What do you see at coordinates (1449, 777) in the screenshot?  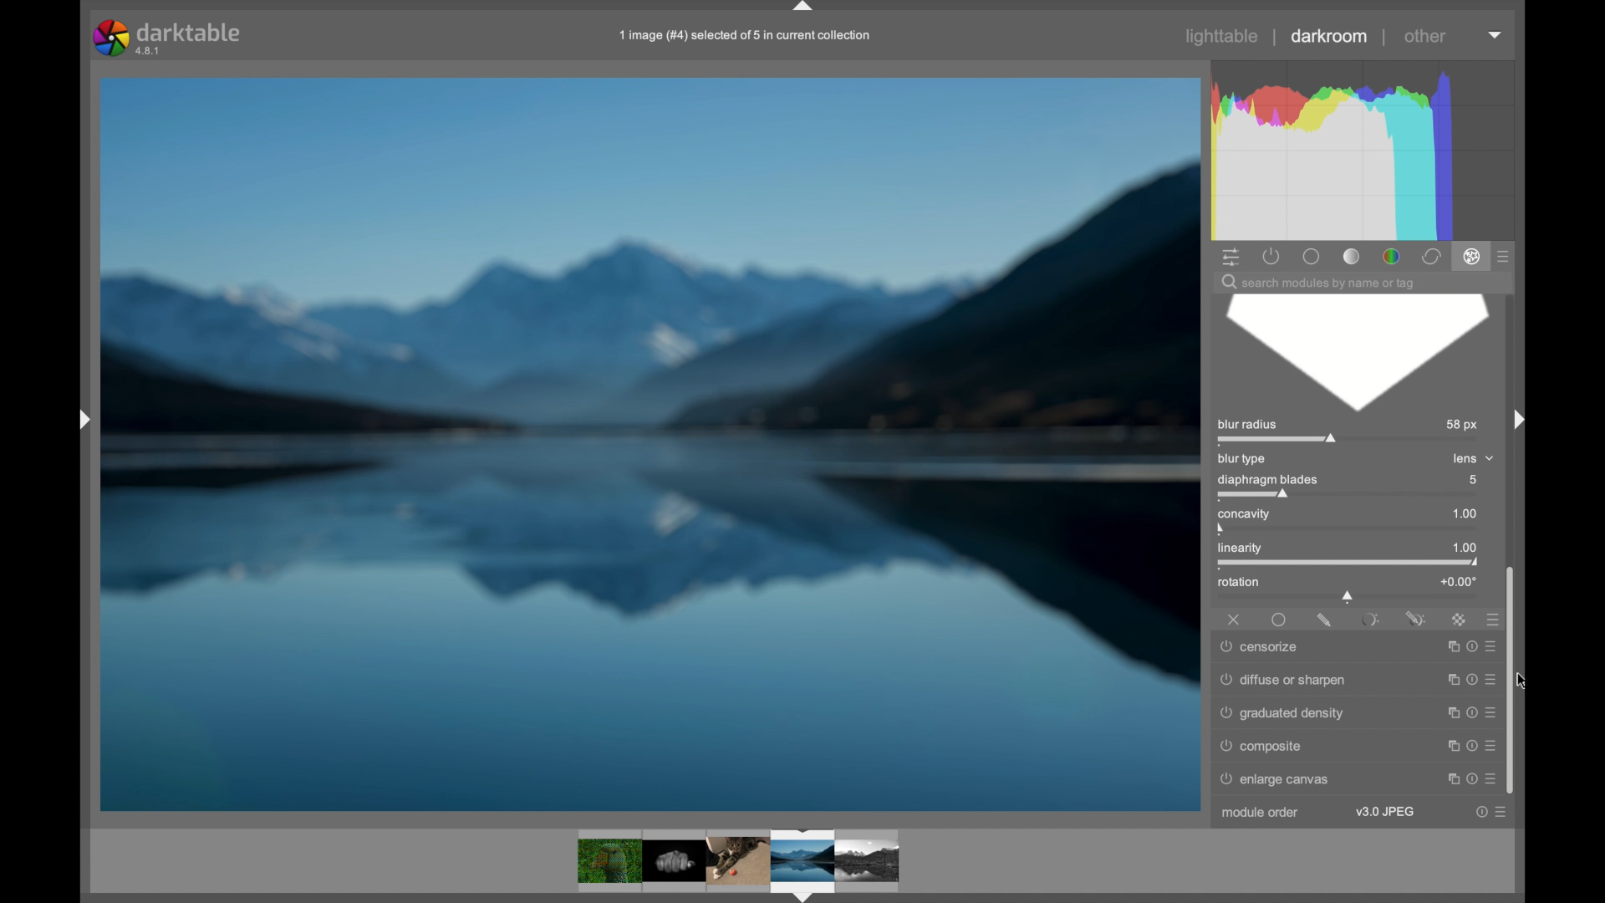 I see `maximize` at bounding box center [1449, 777].